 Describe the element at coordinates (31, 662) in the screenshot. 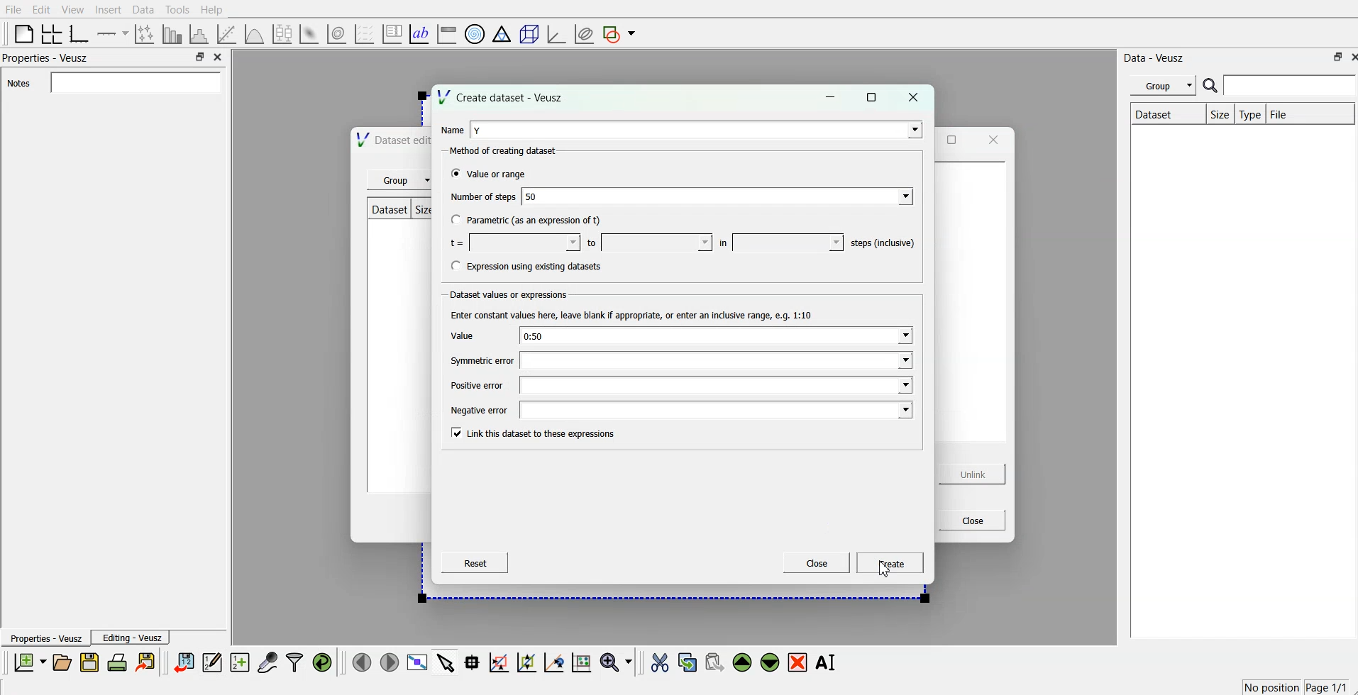

I see `new document` at that location.